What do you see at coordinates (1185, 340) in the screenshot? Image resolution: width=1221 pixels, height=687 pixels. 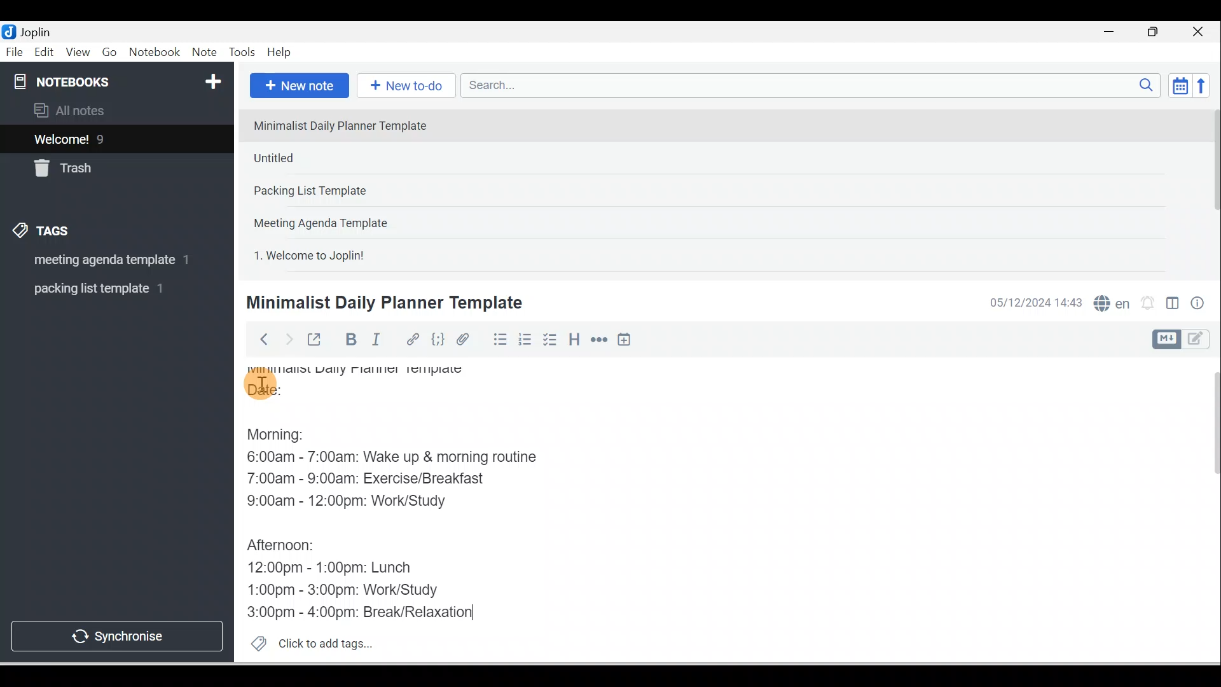 I see `Toggle editor layout` at bounding box center [1185, 340].